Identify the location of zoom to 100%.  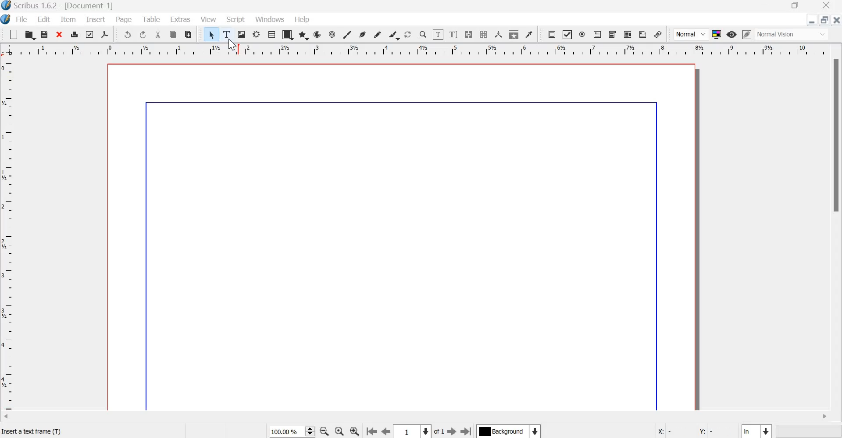
(340, 431).